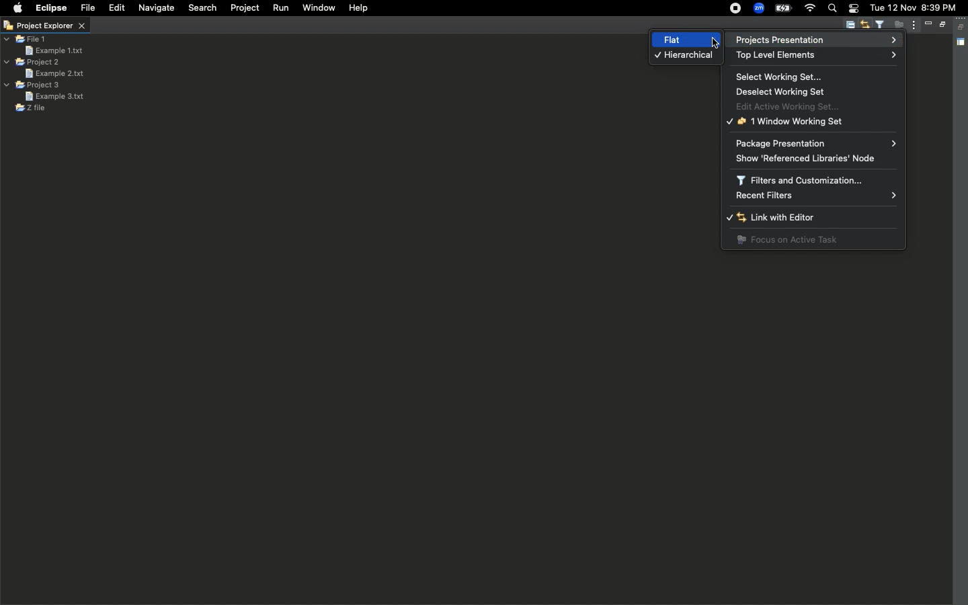  I want to click on Maximize, so click(941, 26).